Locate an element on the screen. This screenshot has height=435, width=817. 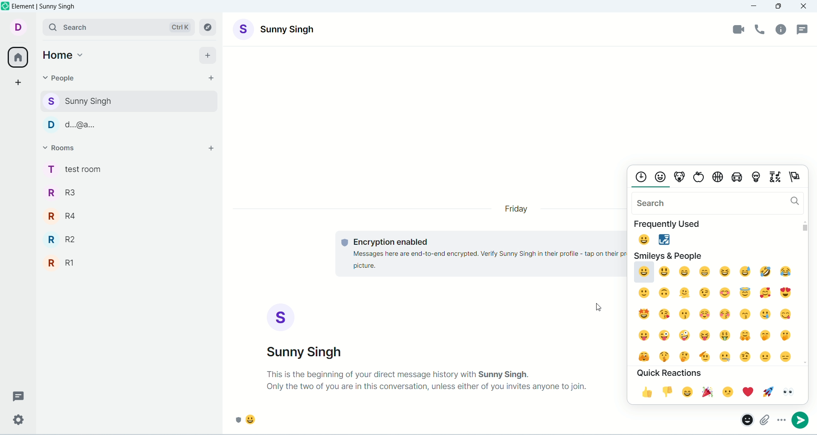
emoji added is located at coordinates (249, 422).